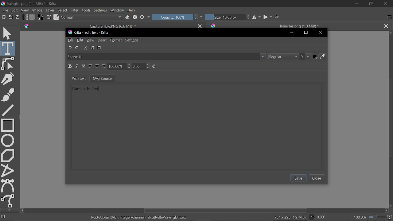 This screenshot has width=393, height=221. Describe the element at coordinates (15, 10) in the screenshot. I see `Edit` at that location.